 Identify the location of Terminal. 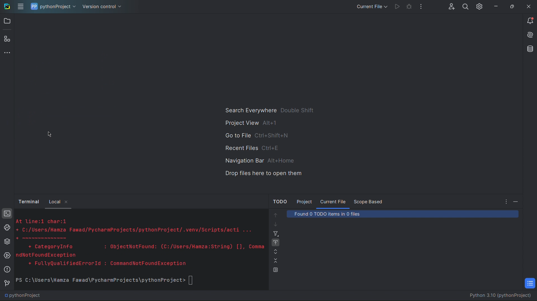
(7, 214).